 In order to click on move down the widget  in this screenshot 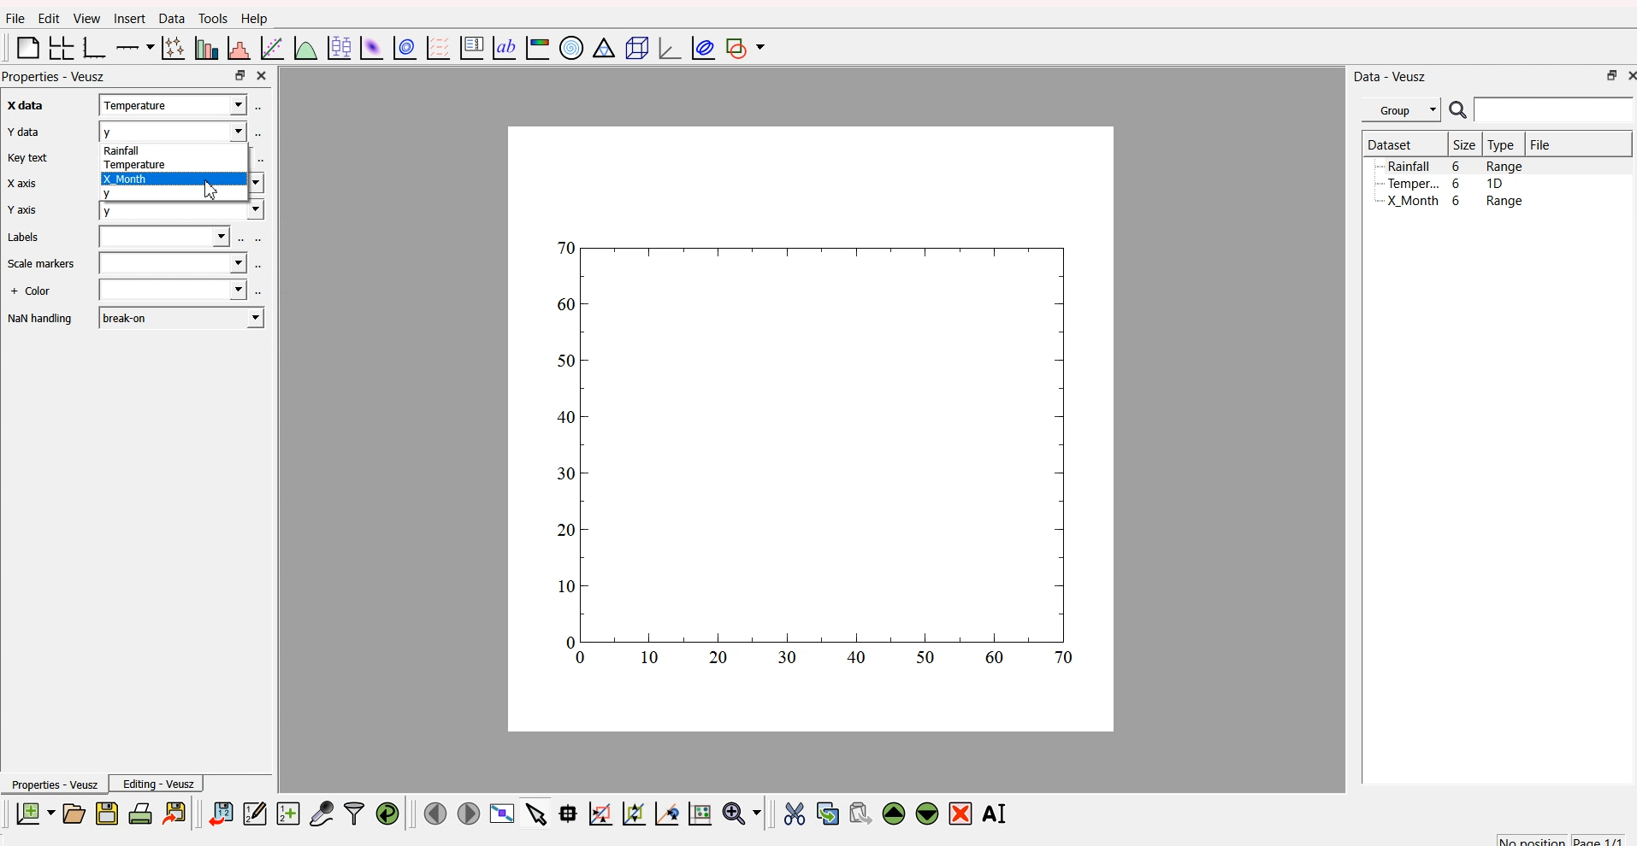, I will do `click(925, 814)`.